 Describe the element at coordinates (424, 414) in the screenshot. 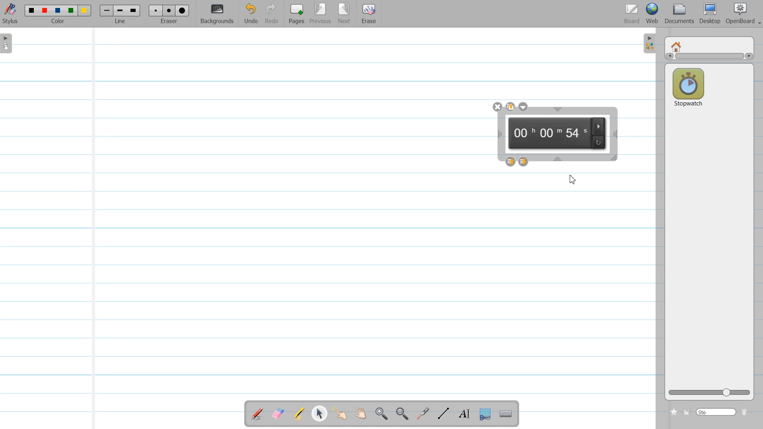

I see `Virtual laser pointer` at that location.